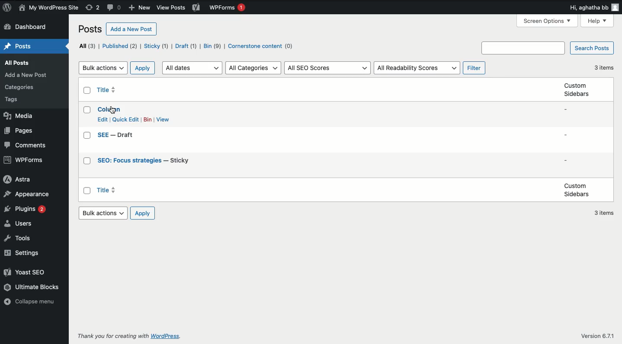 Image resolution: width=622 pixels, height=344 pixels. Describe the element at coordinates (140, 8) in the screenshot. I see `Add new` at that location.